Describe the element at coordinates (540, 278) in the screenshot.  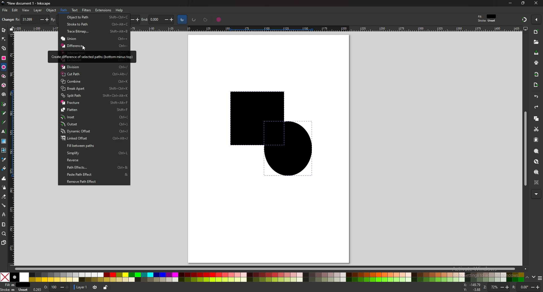
I see `more colors` at that location.